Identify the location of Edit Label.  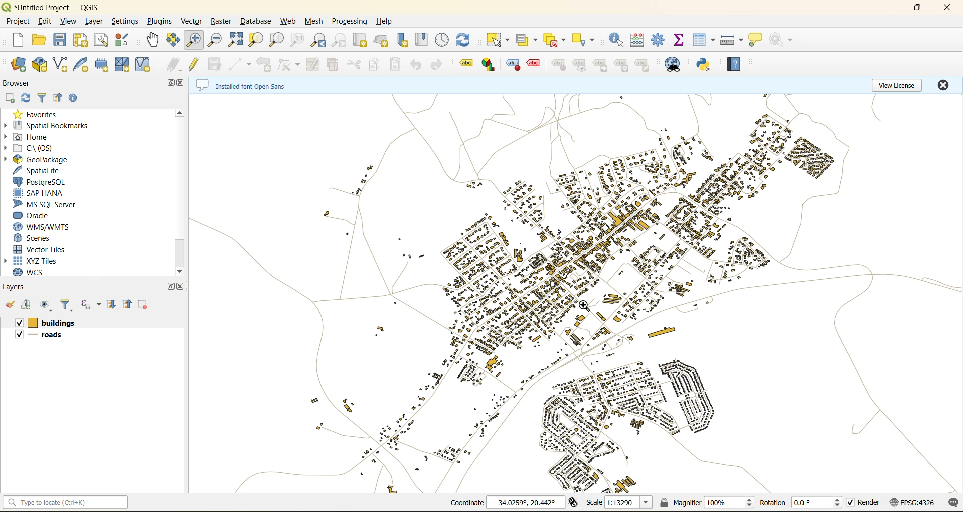
(644, 65).